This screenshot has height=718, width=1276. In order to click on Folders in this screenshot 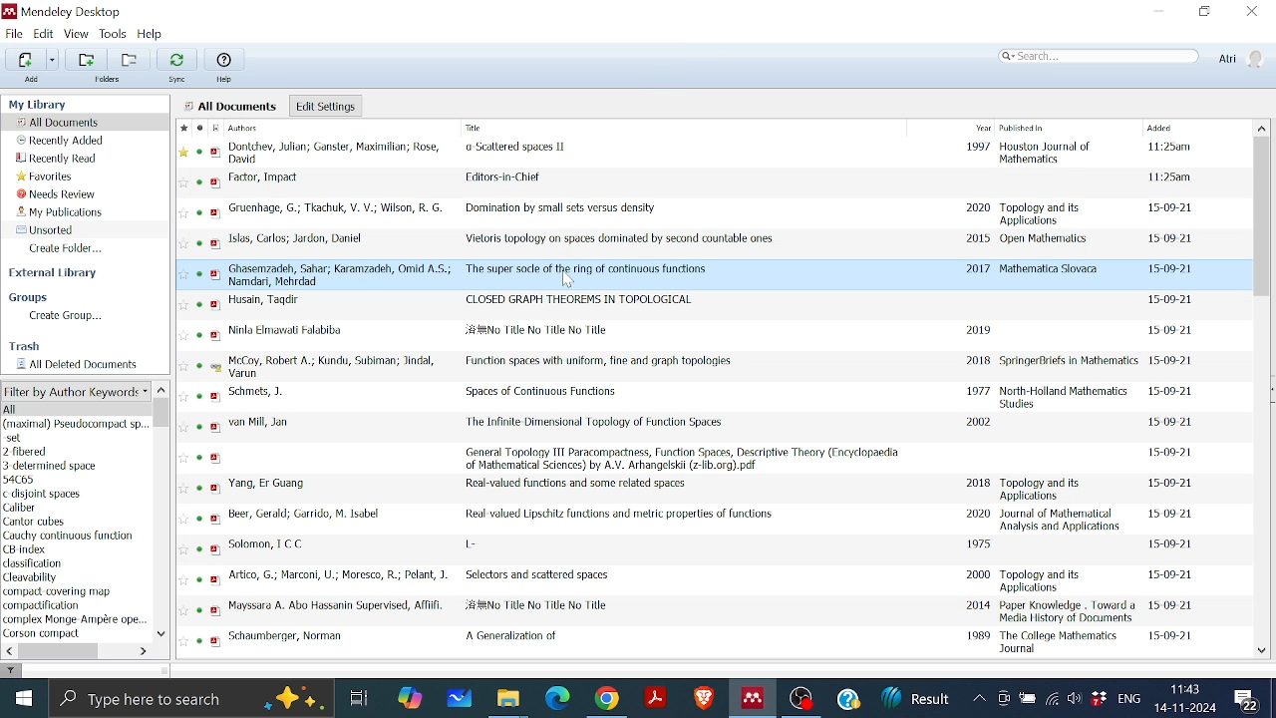, I will do `click(110, 80)`.